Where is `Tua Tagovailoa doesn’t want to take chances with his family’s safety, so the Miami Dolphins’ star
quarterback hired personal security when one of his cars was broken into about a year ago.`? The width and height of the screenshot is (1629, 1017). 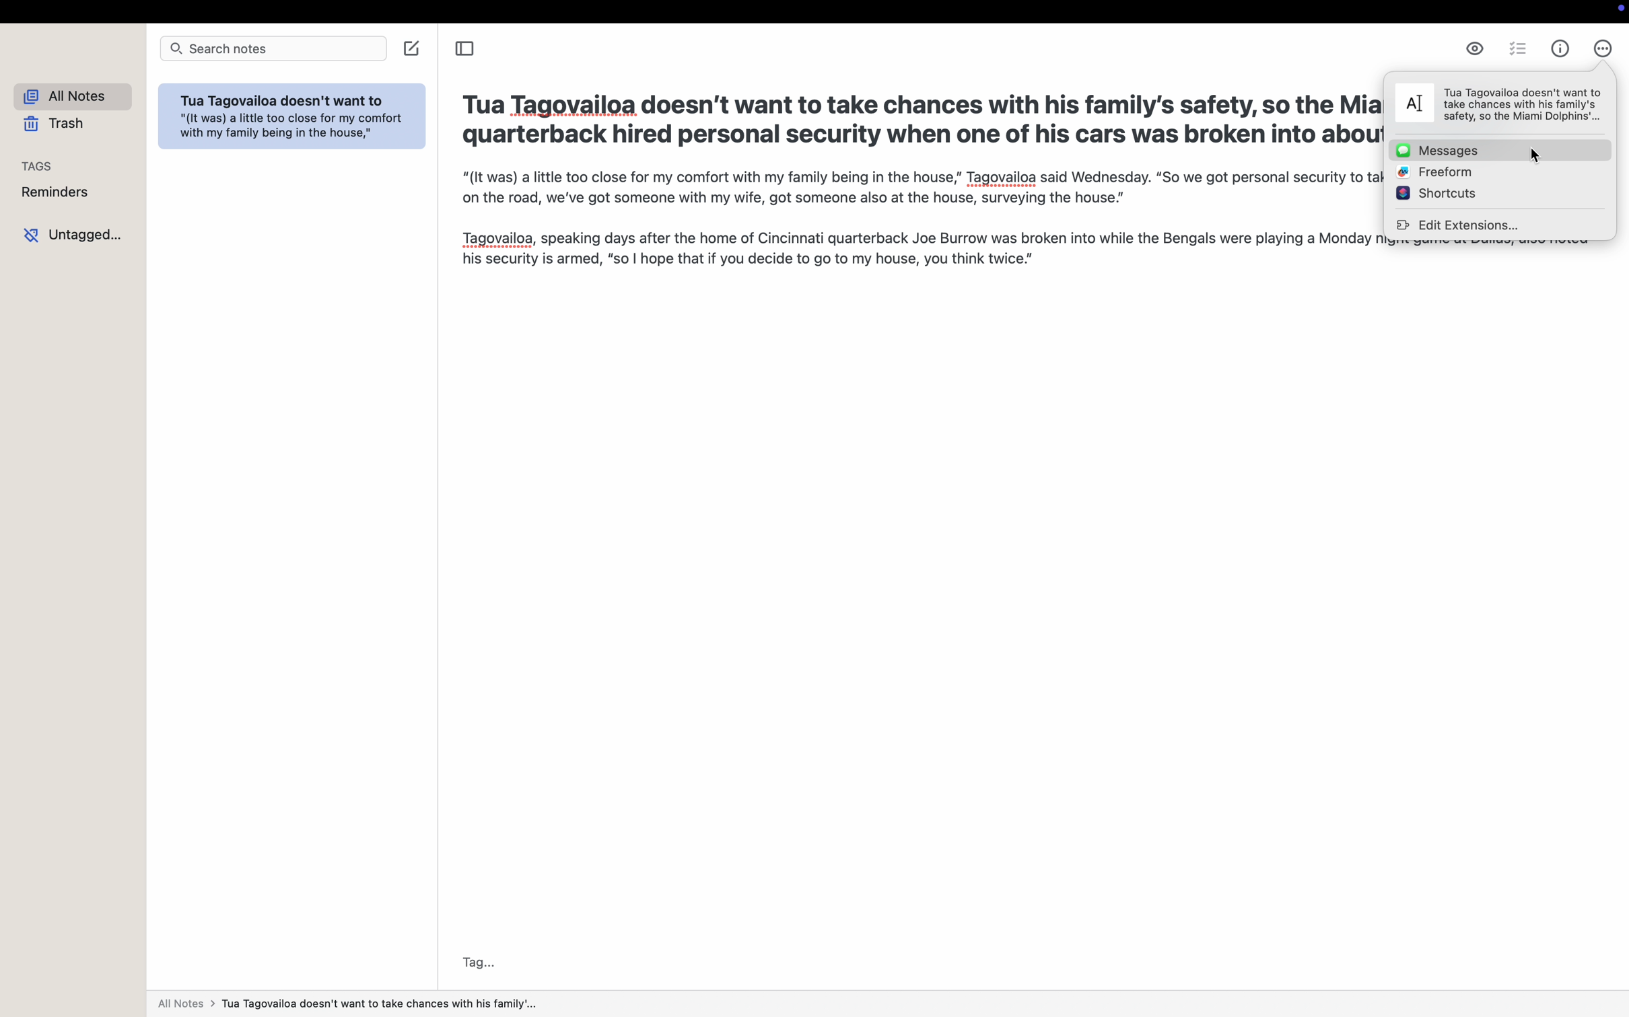 Tua Tagovailoa doesn’t want to take chances with his family’s safety, so the Miami Dolphins’ star
quarterback hired personal security when one of his cars was broken into about a year ago. is located at coordinates (920, 120).